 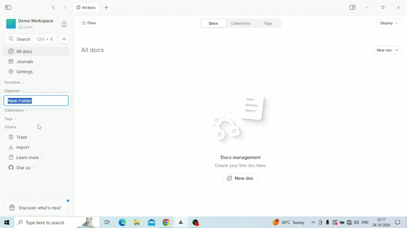 I want to click on Organize, so click(x=15, y=91).